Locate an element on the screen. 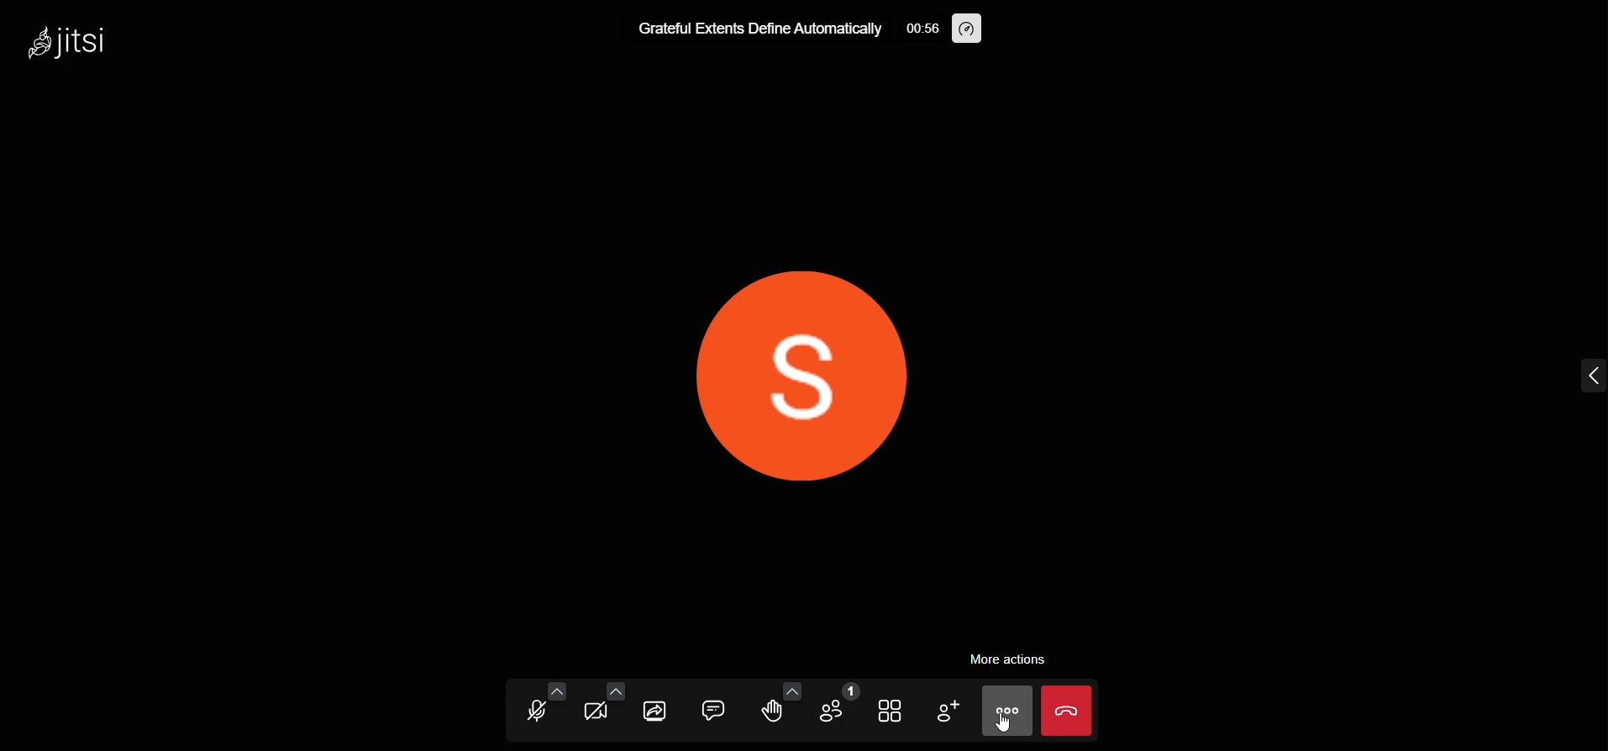 This screenshot has width=1608, height=751. video is located at coordinates (596, 713).